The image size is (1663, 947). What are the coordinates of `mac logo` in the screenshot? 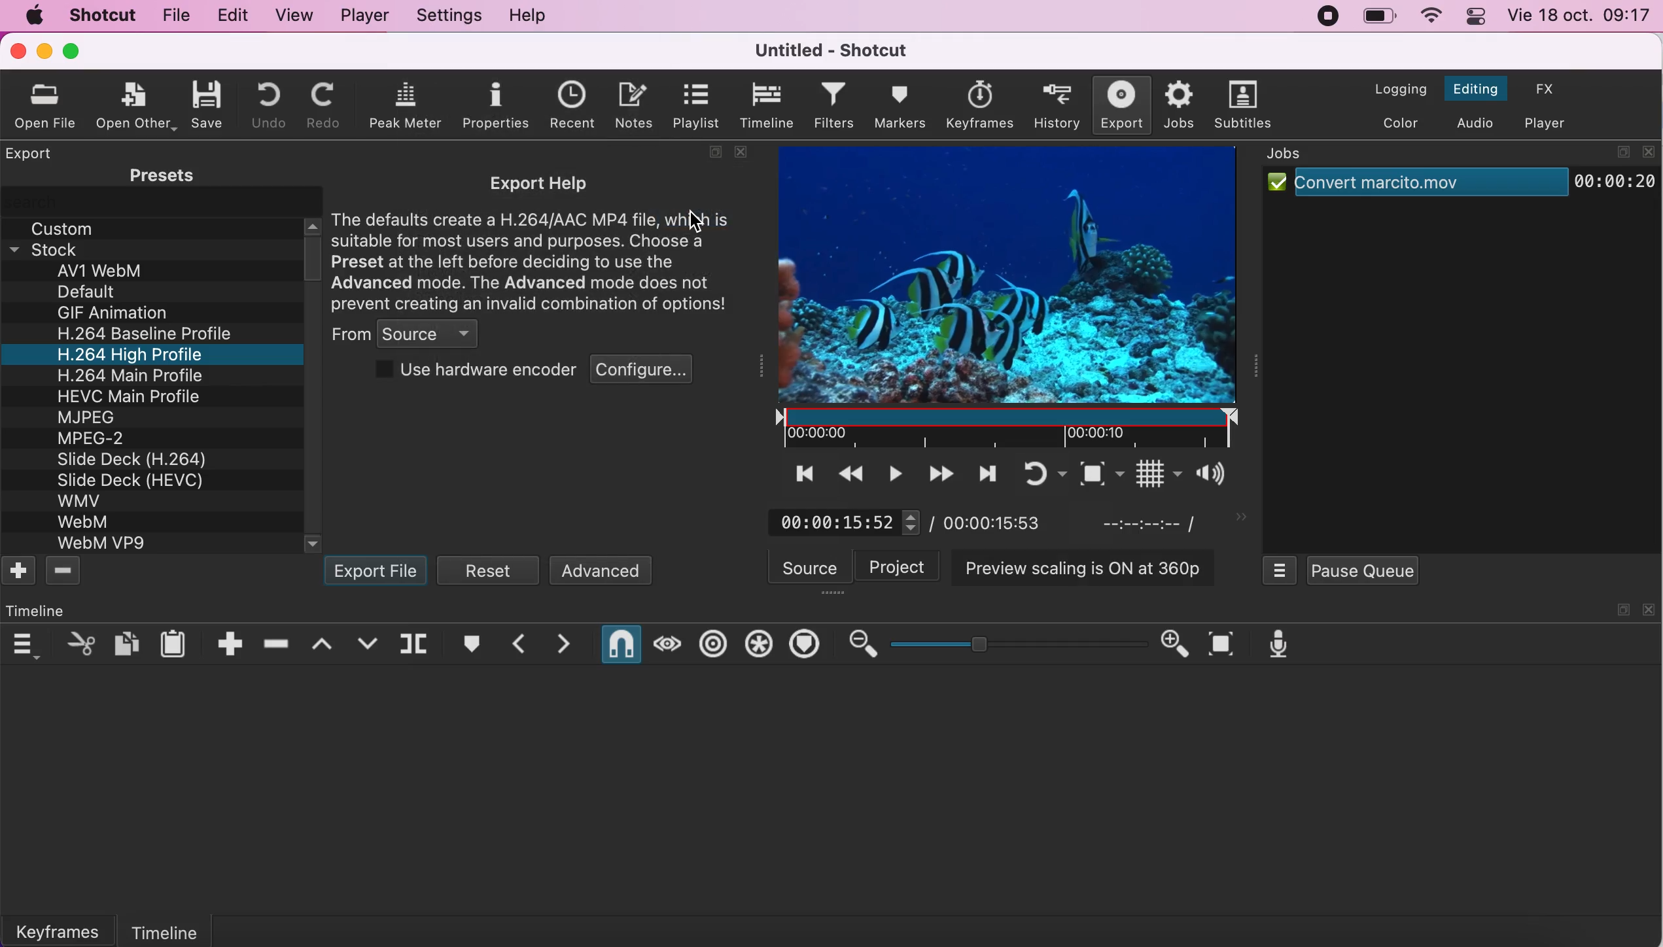 It's located at (30, 15).